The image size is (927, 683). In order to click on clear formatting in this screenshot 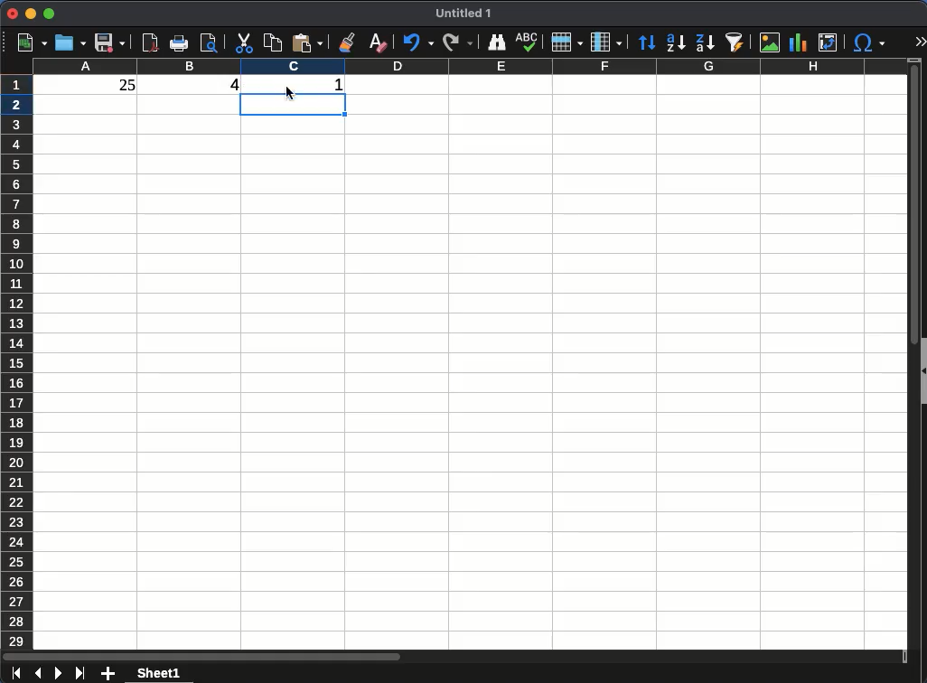, I will do `click(379, 42)`.